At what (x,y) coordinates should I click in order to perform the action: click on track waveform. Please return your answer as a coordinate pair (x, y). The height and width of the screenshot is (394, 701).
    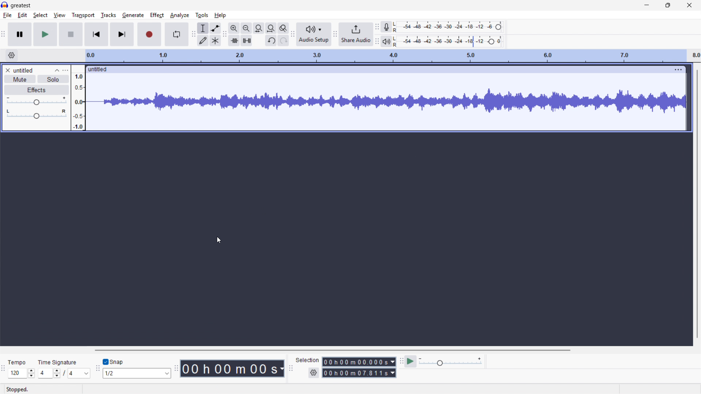
    Looking at the image, I should click on (386, 101).